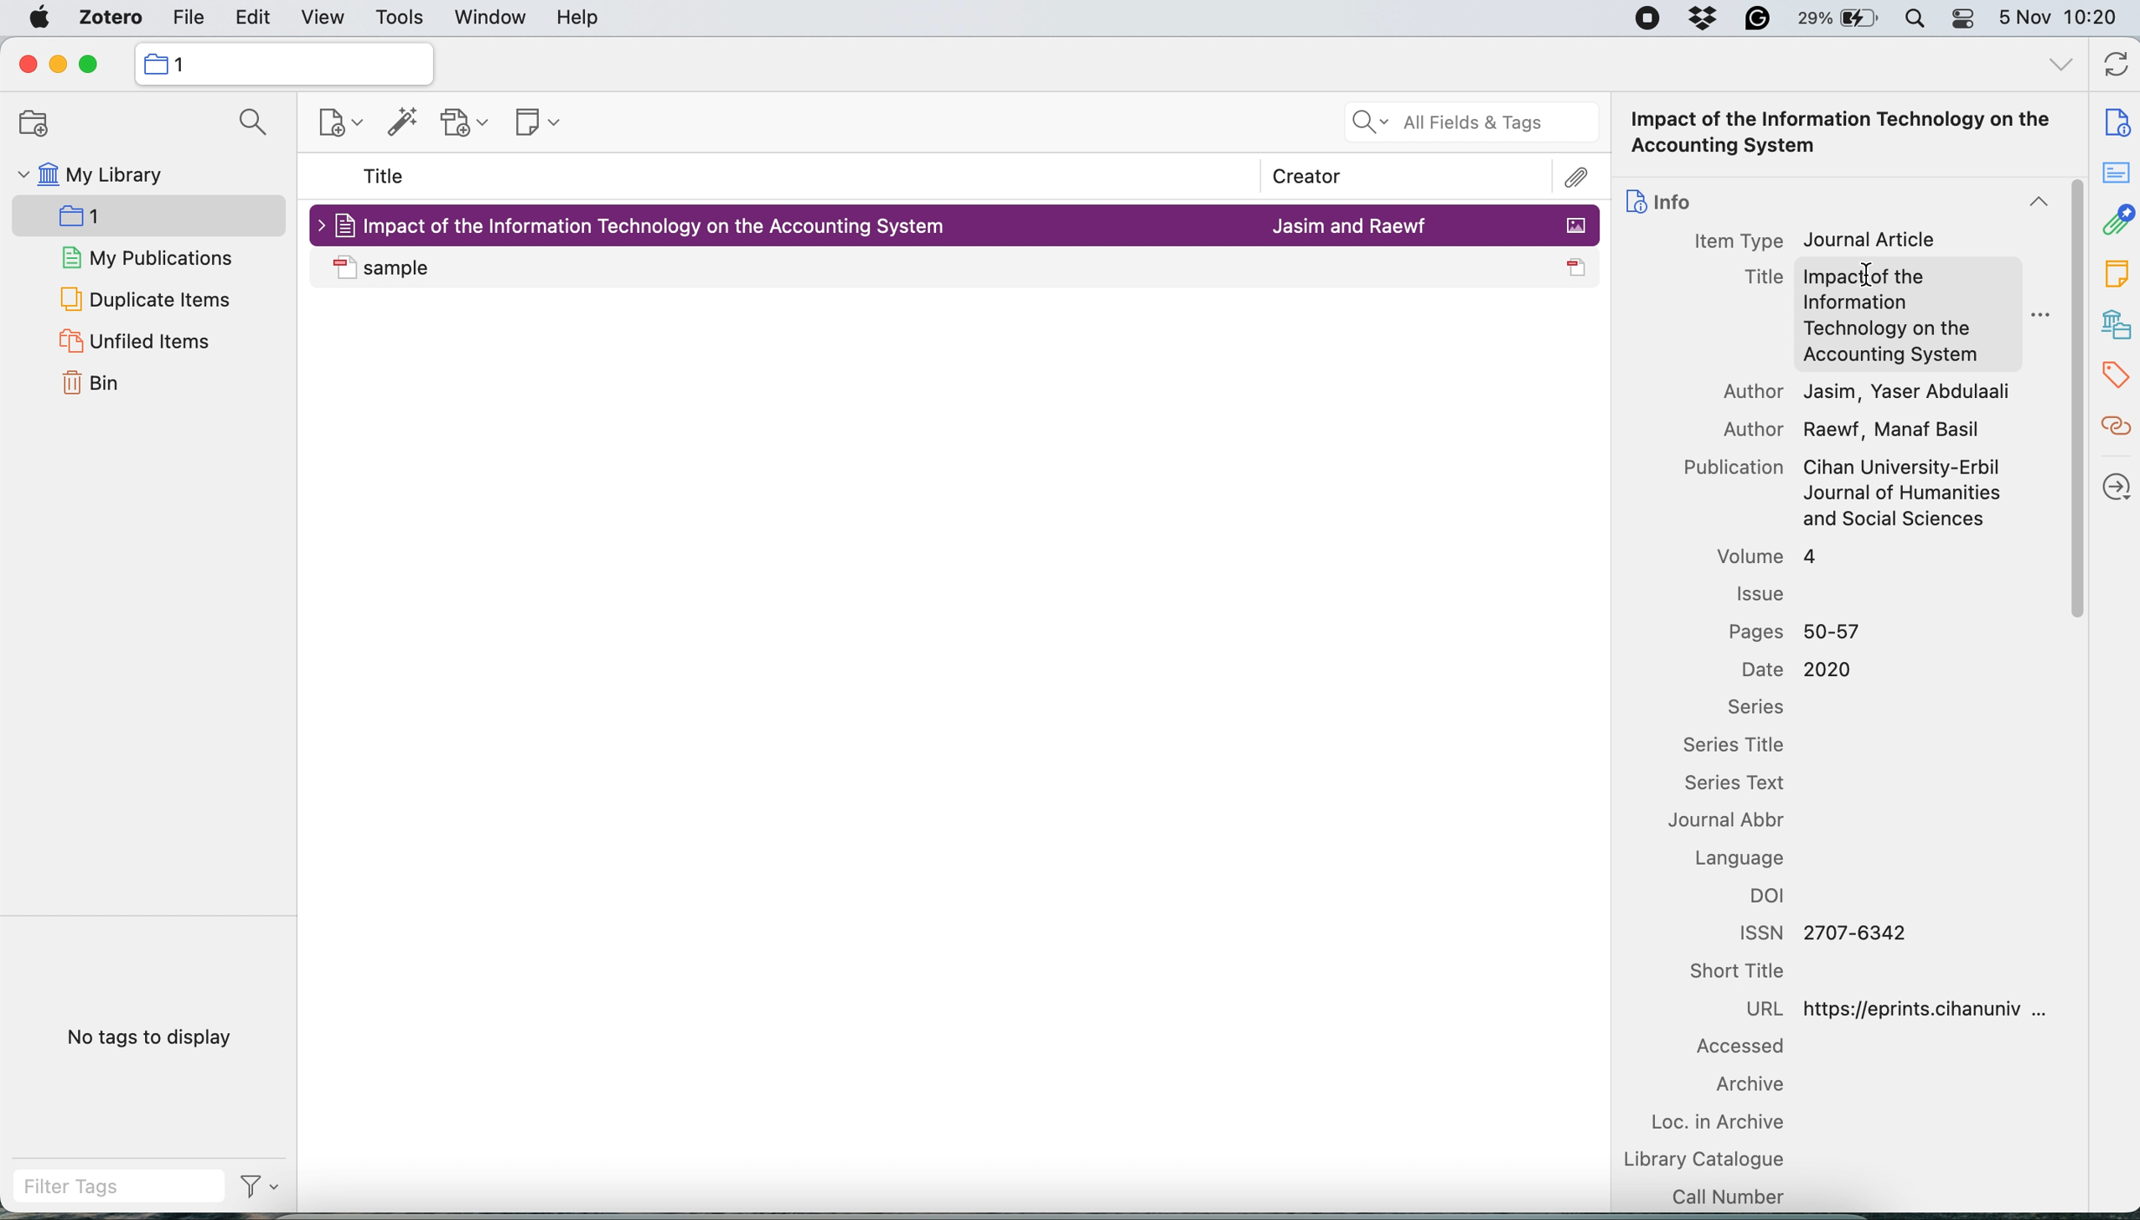 Image resolution: width=2140 pixels, height=1220 pixels. I want to click on filter tags, so click(121, 1188).